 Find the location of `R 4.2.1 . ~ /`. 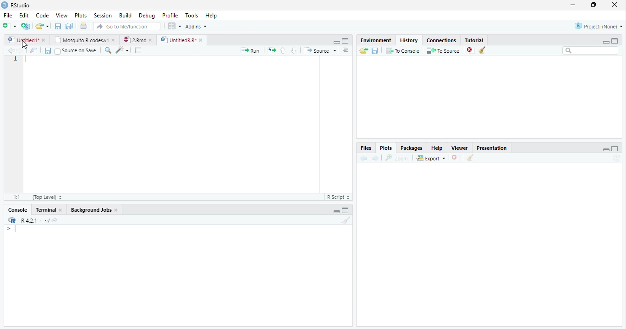

R 4.2.1 . ~ / is located at coordinates (35, 221).